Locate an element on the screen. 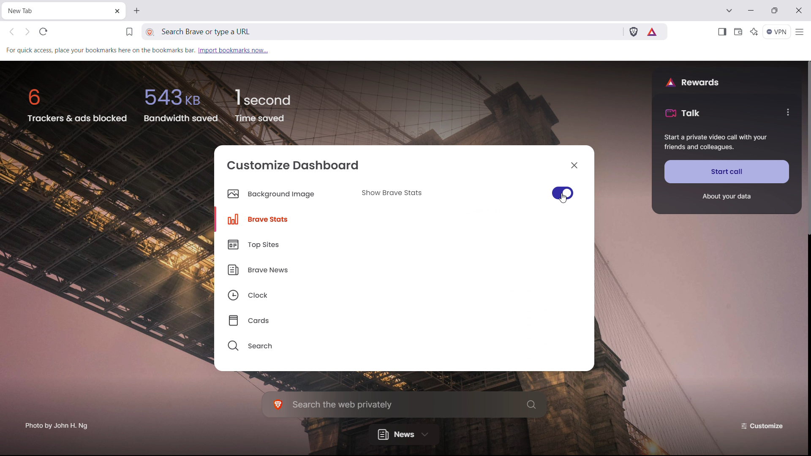  wallet is located at coordinates (738, 32).